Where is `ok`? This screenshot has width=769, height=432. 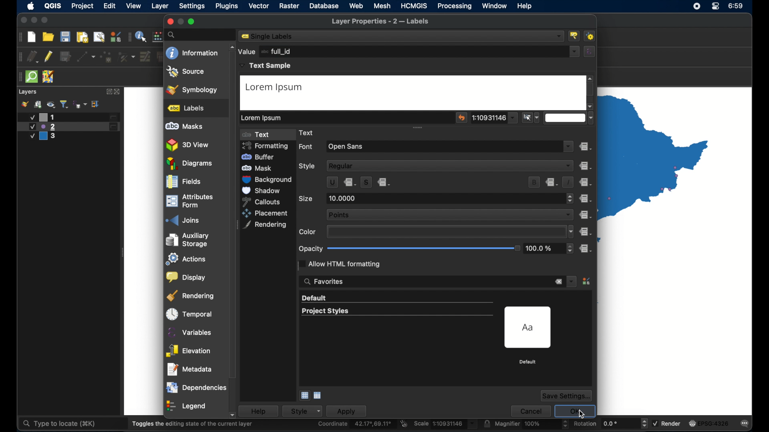 ok is located at coordinates (575, 409).